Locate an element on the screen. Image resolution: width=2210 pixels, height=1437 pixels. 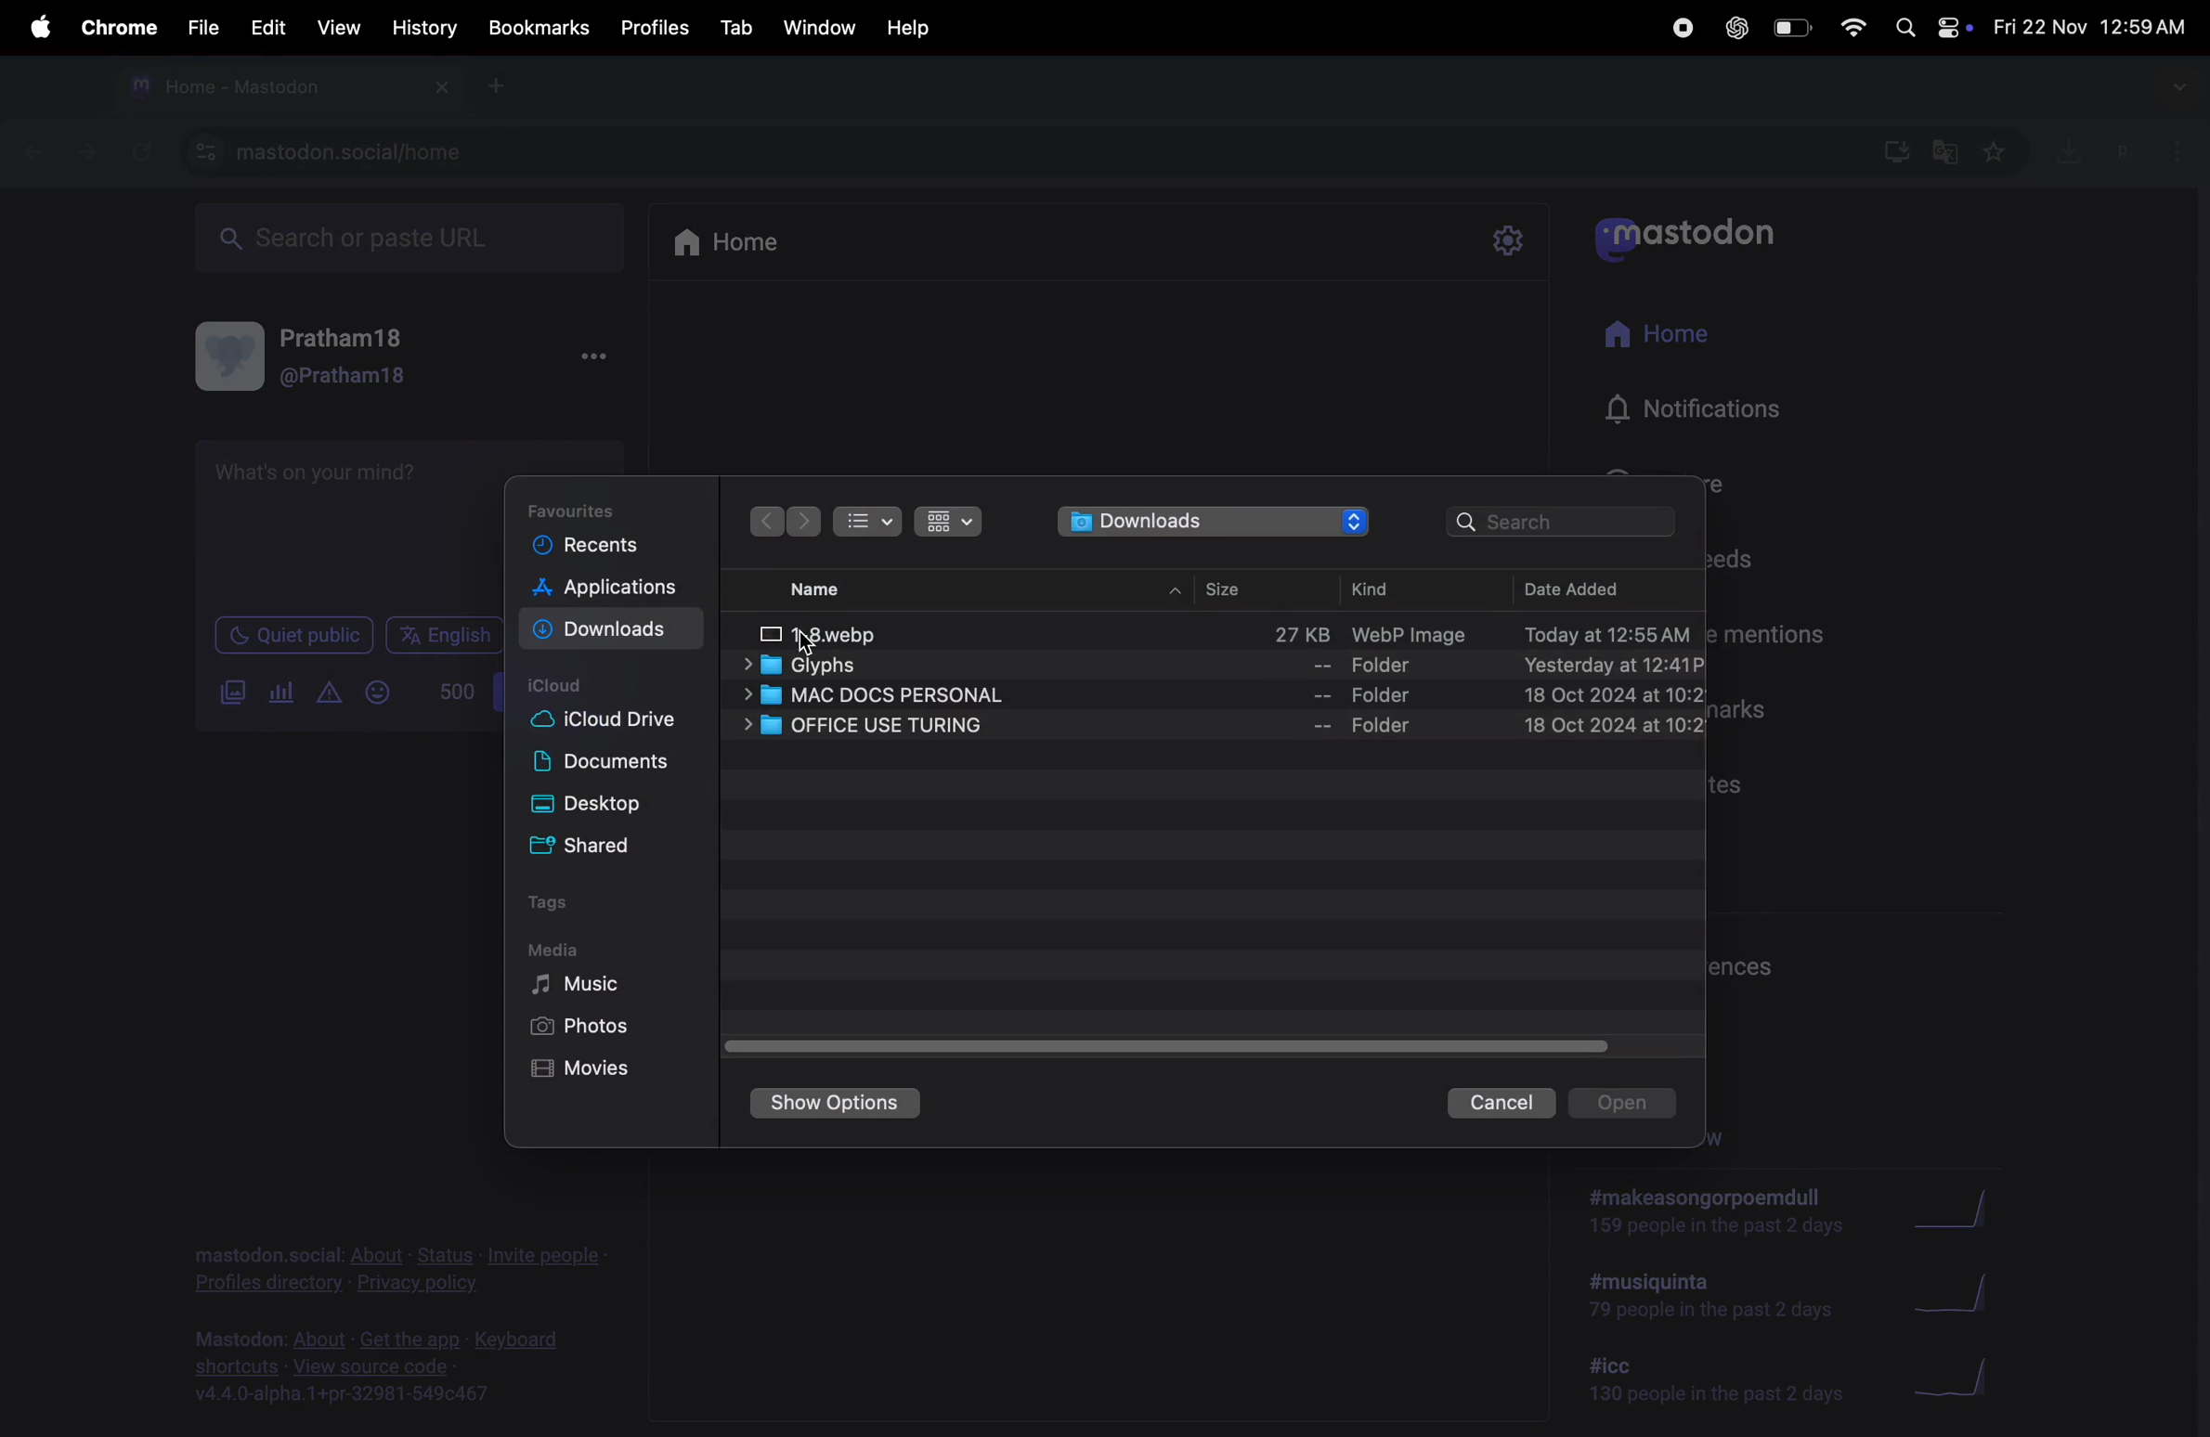
tags is located at coordinates (563, 902).